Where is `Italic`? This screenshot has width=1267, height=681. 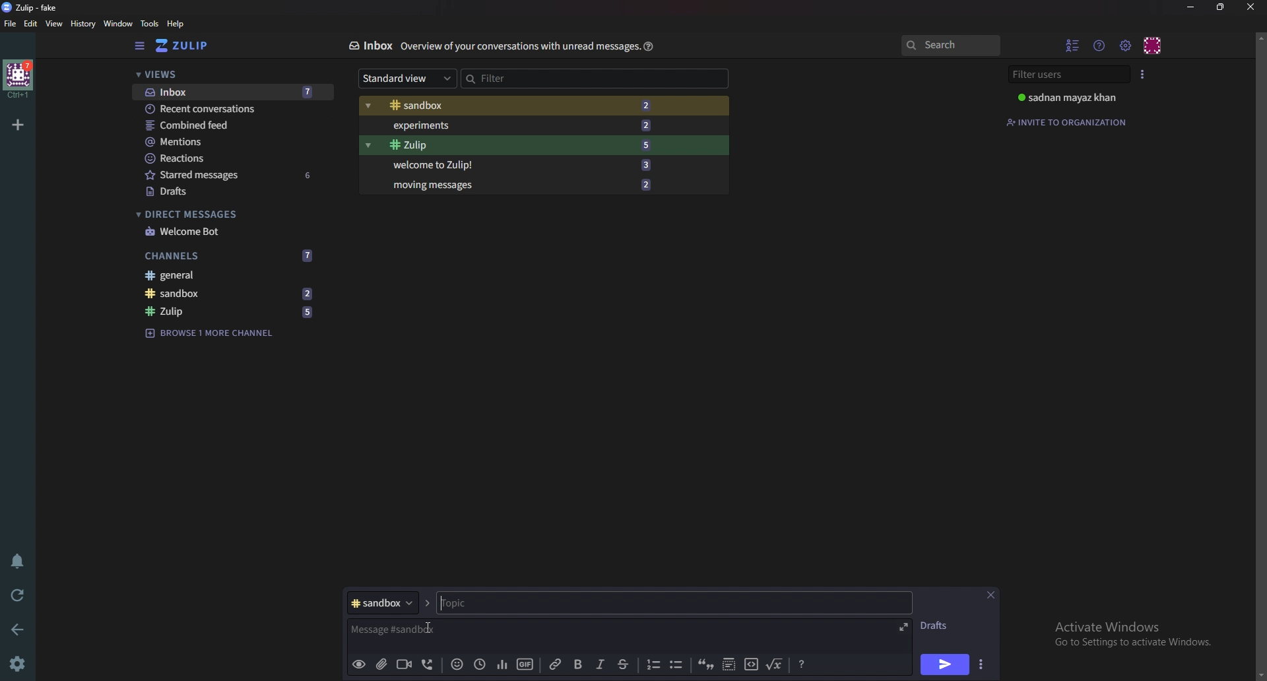
Italic is located at coordinates (601, 665).